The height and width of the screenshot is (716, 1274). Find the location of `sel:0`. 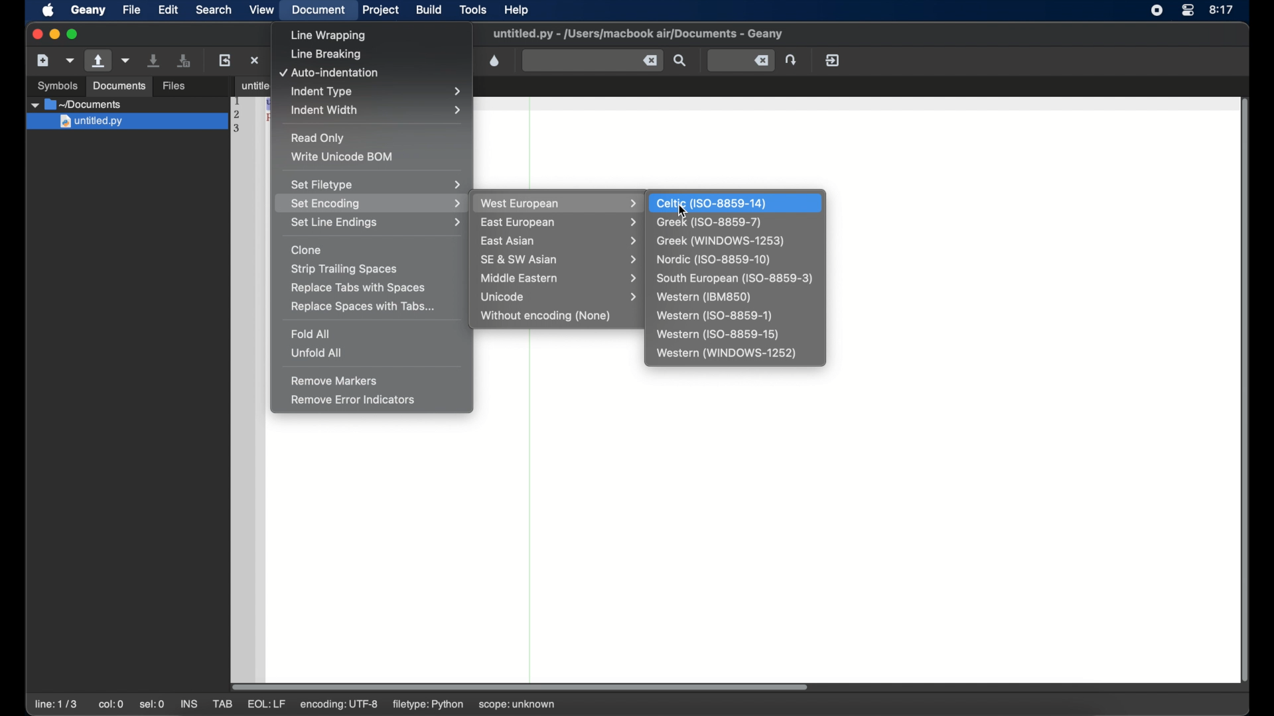

sel:0 is located at coordinates (152, 705).